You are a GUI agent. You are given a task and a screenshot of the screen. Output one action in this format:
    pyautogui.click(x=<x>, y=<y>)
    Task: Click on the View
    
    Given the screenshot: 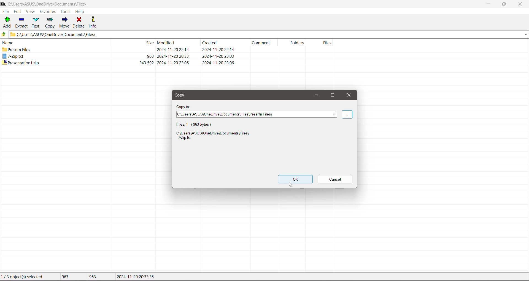 What is the action you would take?
    pyautogui.click(x=31, y=12)
    